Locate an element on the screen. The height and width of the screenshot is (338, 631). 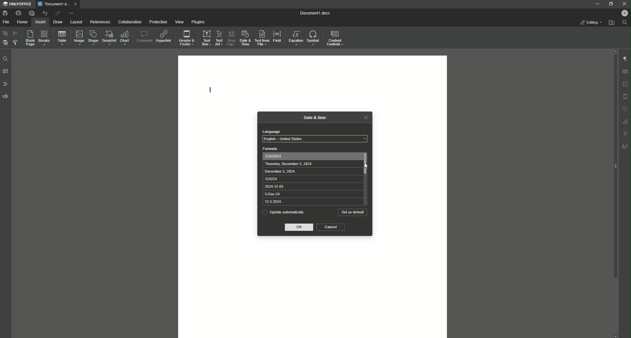
Collaboration is located at coordinates (128, 21).